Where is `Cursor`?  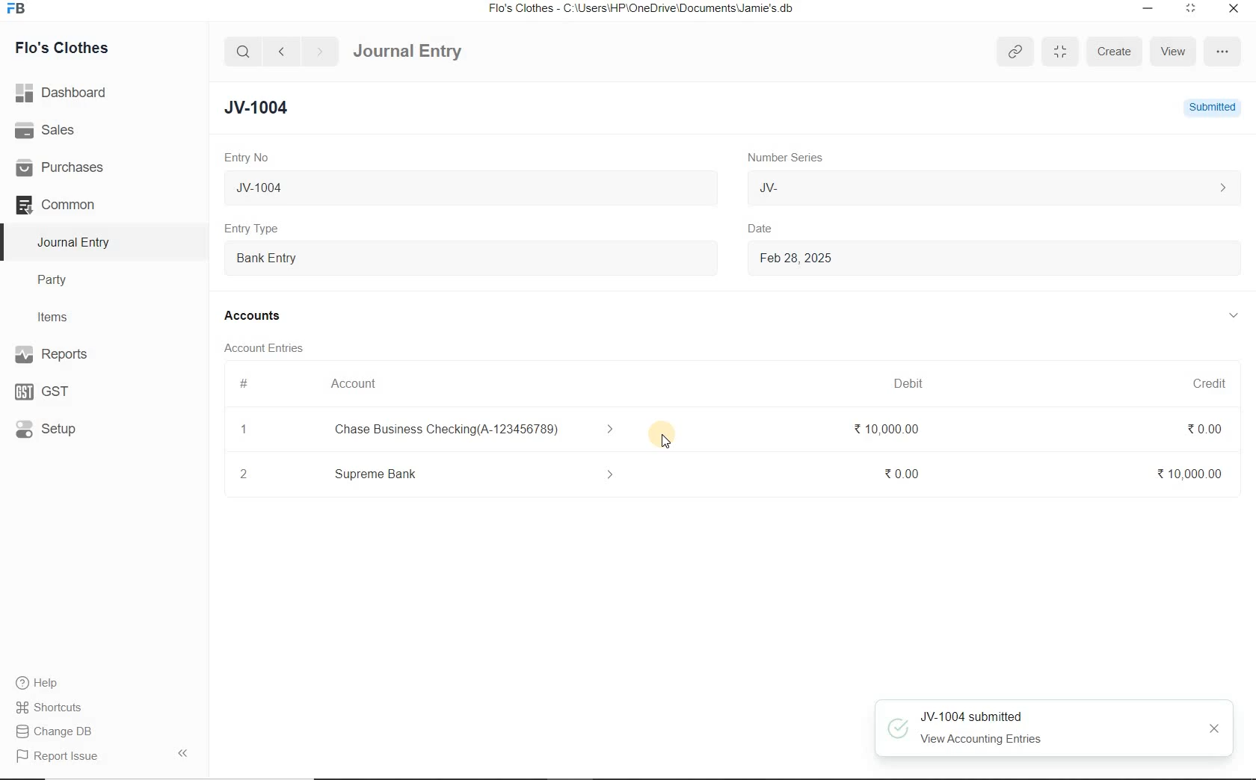
Cursor is located at coordinates (664, 442).